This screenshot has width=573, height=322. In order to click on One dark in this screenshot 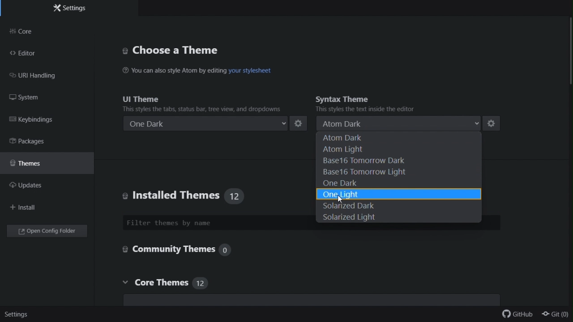, I will do `click(402, 183)`.